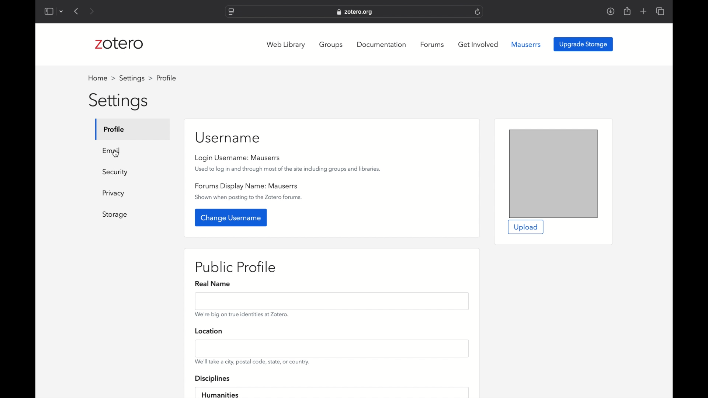 The height and width of the screenshot is (398, 708). I want to click on privacy, so click(114, 193).